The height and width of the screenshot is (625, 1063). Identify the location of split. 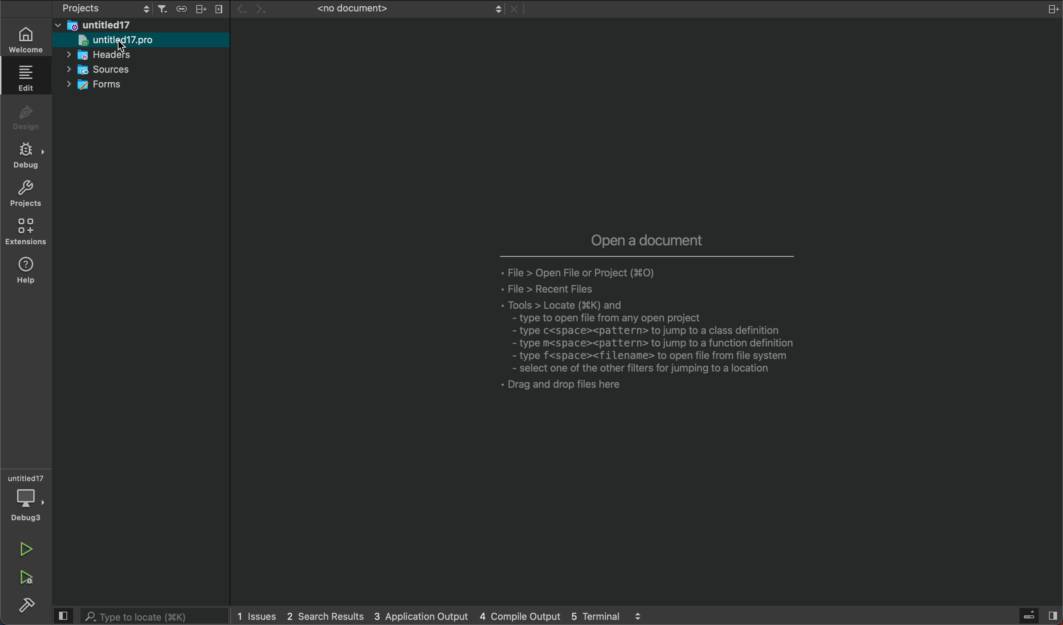
(1050, 10).